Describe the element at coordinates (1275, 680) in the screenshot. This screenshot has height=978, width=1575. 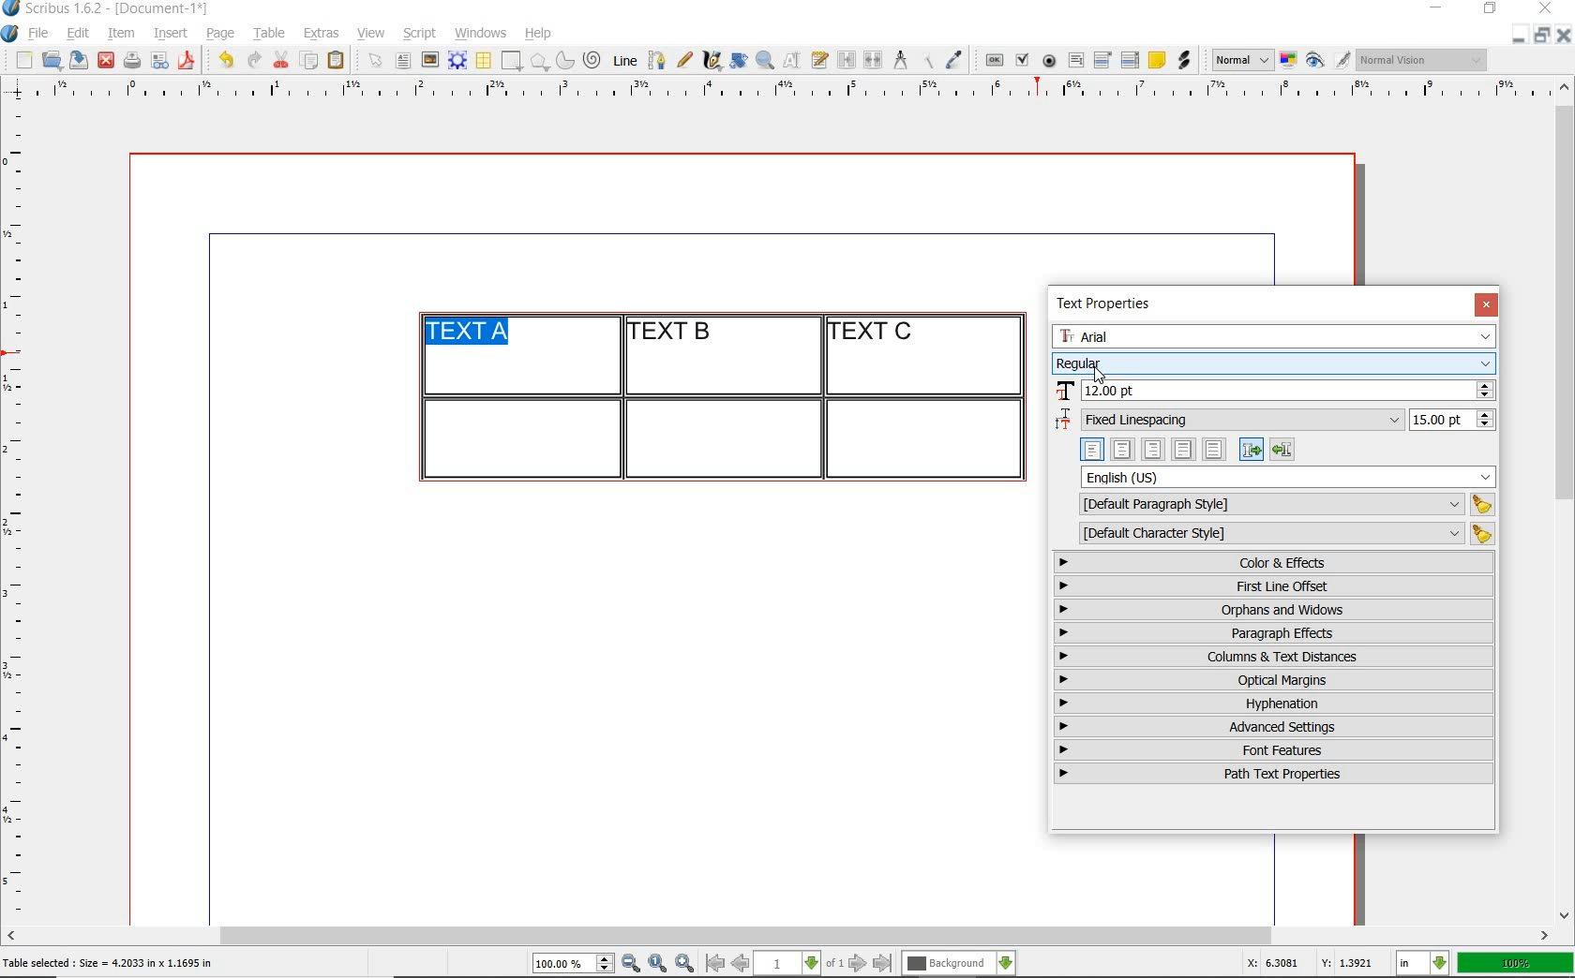
I see `optical margins` at that location.